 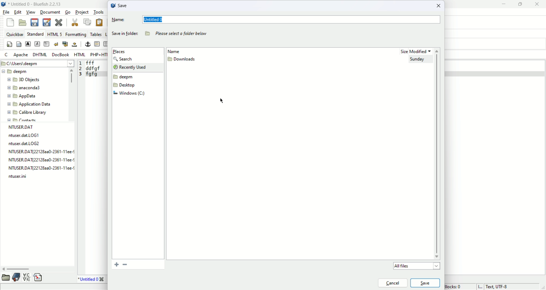 I want to click on break and clear, so click(x=65, y=44).